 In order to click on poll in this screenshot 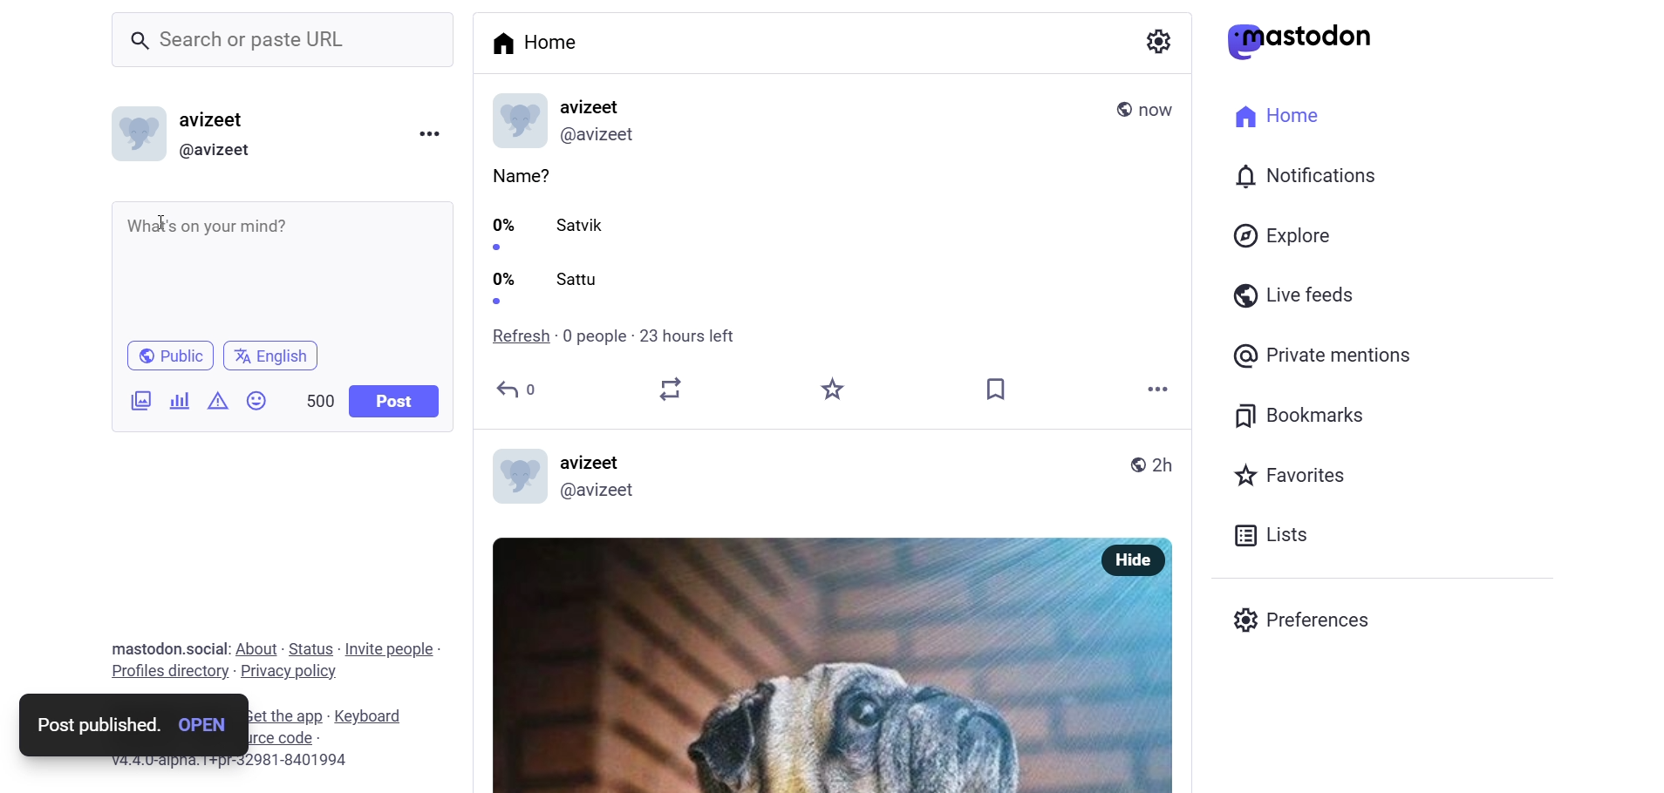, I will do `click(182, 401)`.